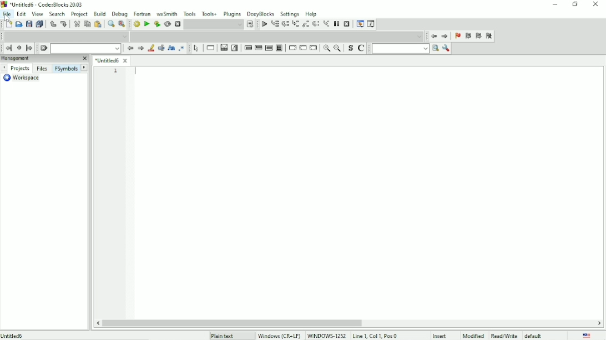  I want to click on Prev, so click(130, 49).